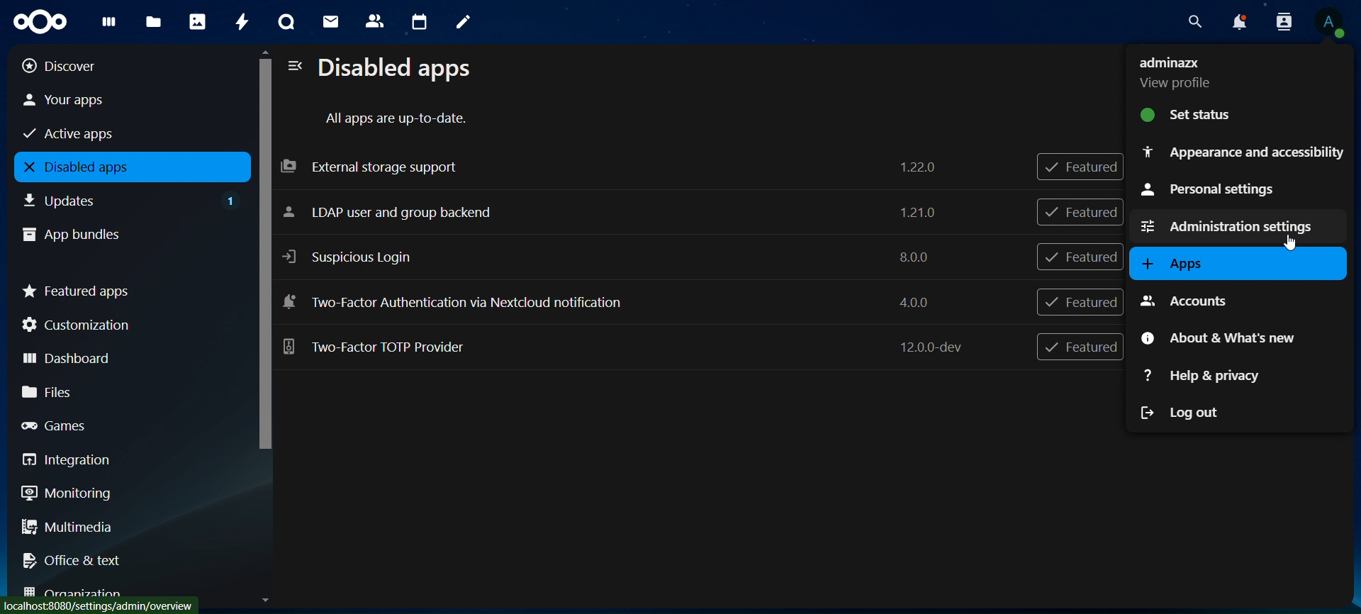 The width and height of the screenshot is (1361, 614). I want to click on dashboard, so click(106, 25).